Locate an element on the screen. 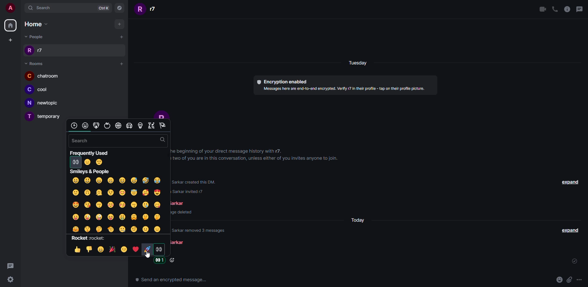  room is located at coordinates (41, 90).